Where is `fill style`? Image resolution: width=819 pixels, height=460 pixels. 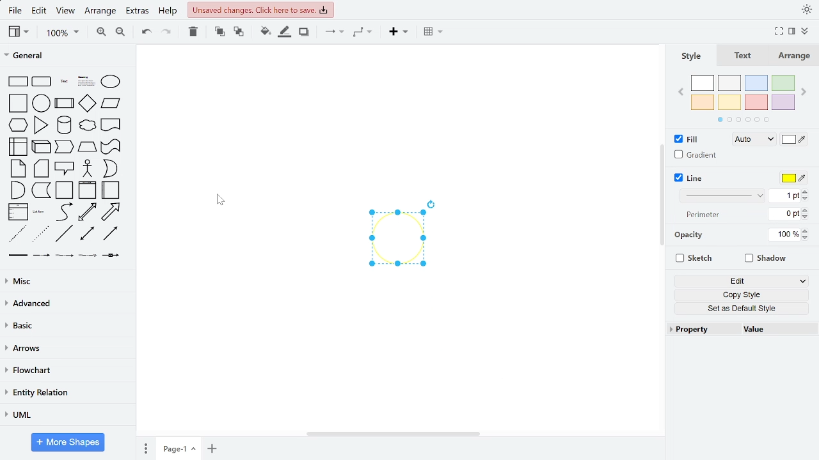 fill style is located at coordinates (755, 140).